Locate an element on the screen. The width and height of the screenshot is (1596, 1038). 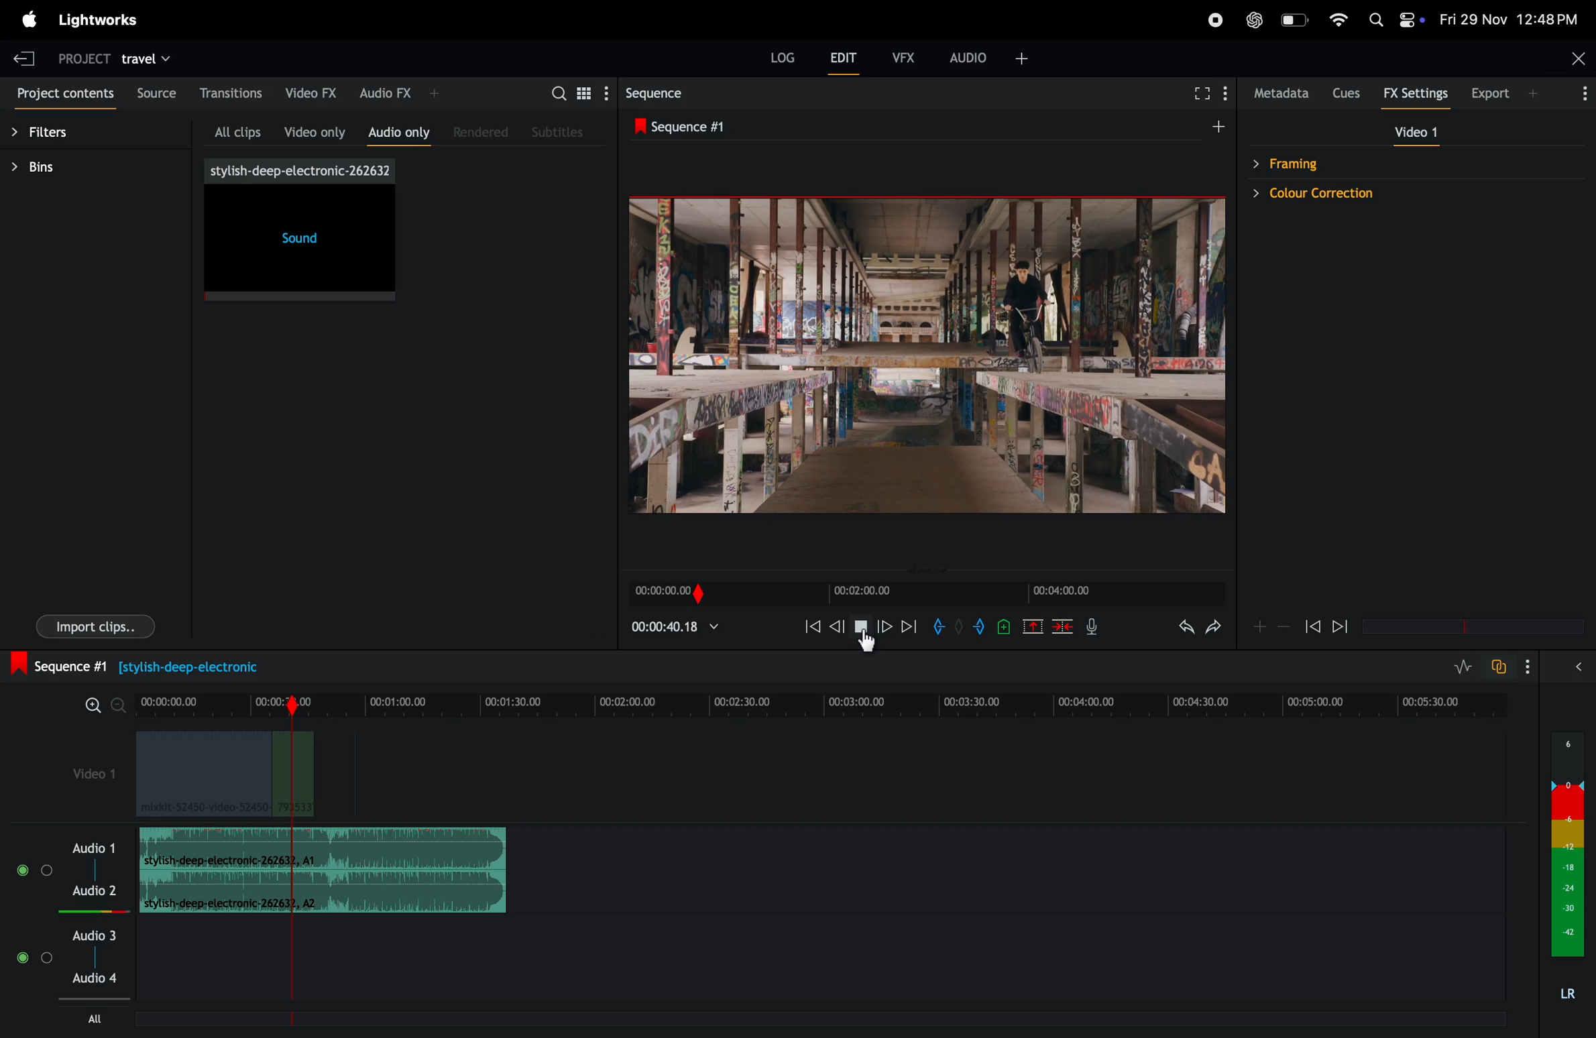
Toggle is located at coordinates (21, 960).